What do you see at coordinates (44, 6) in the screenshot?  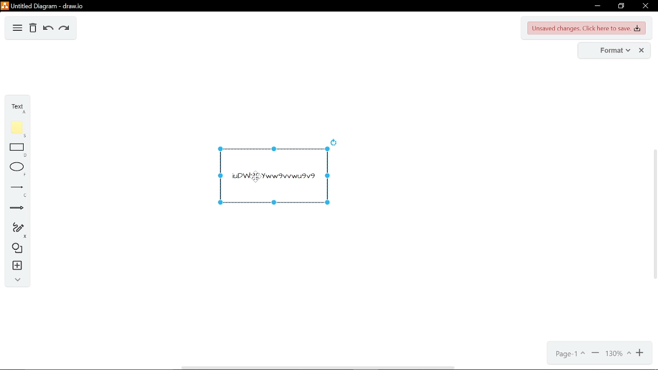 I see `Untitled Digram-draw.io` at bounding box center [44, 6].